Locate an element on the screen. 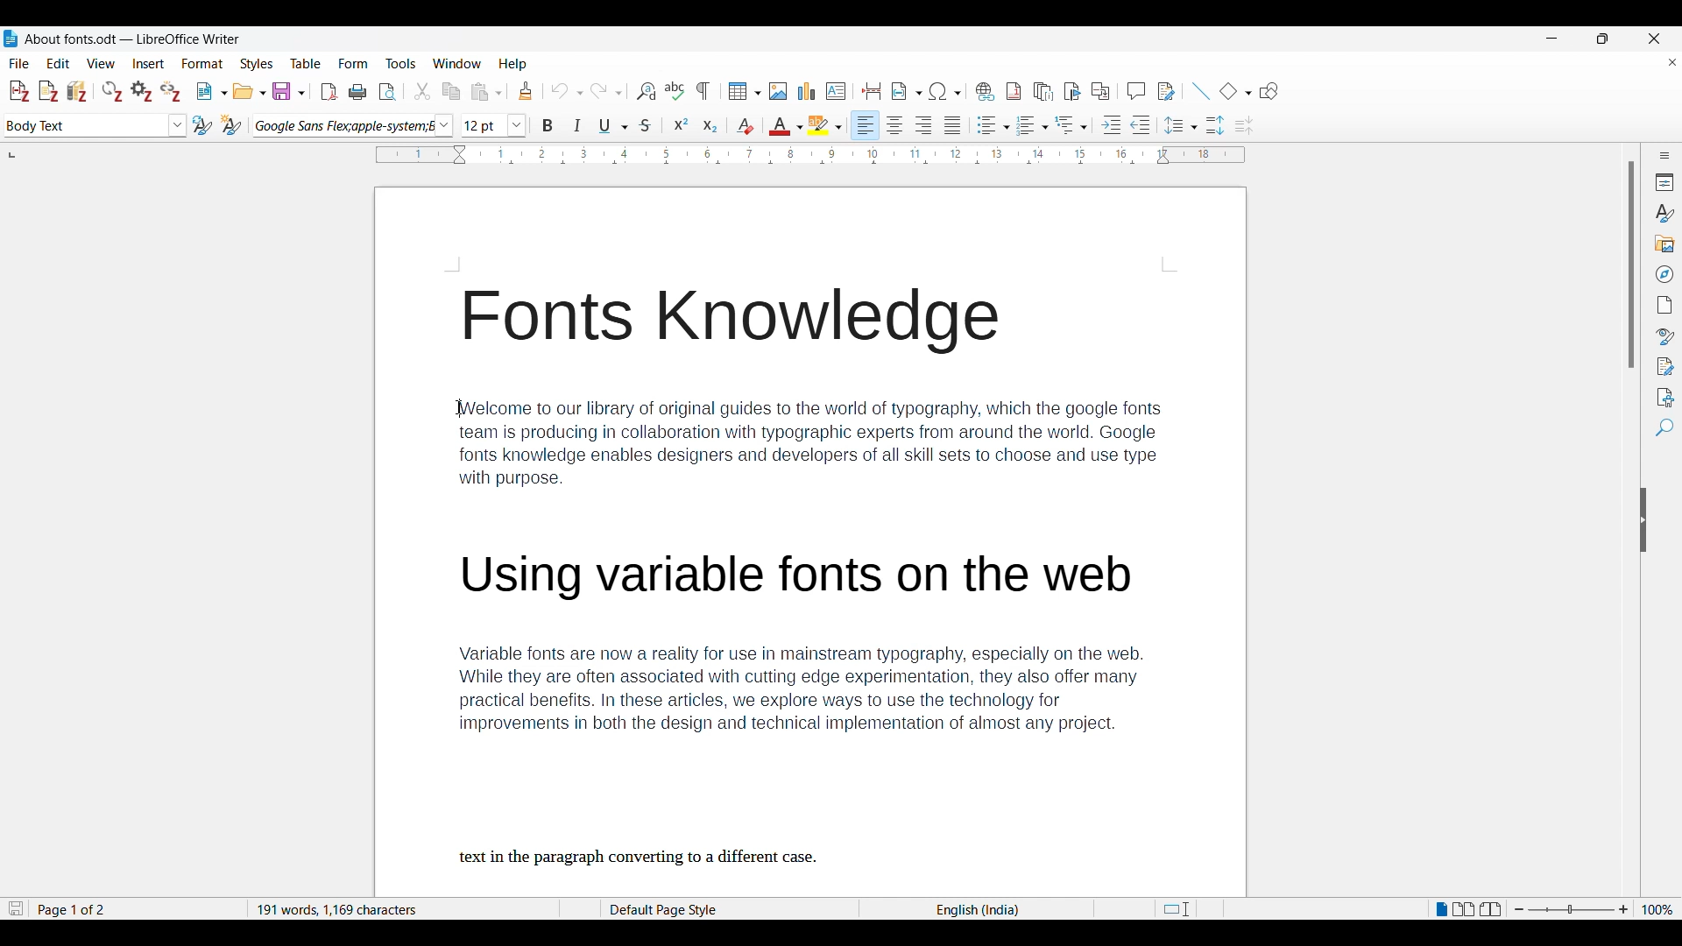 The height and width of the screenshot is (946, 1682). Insert endnote is located at coordinates (1043, 91).